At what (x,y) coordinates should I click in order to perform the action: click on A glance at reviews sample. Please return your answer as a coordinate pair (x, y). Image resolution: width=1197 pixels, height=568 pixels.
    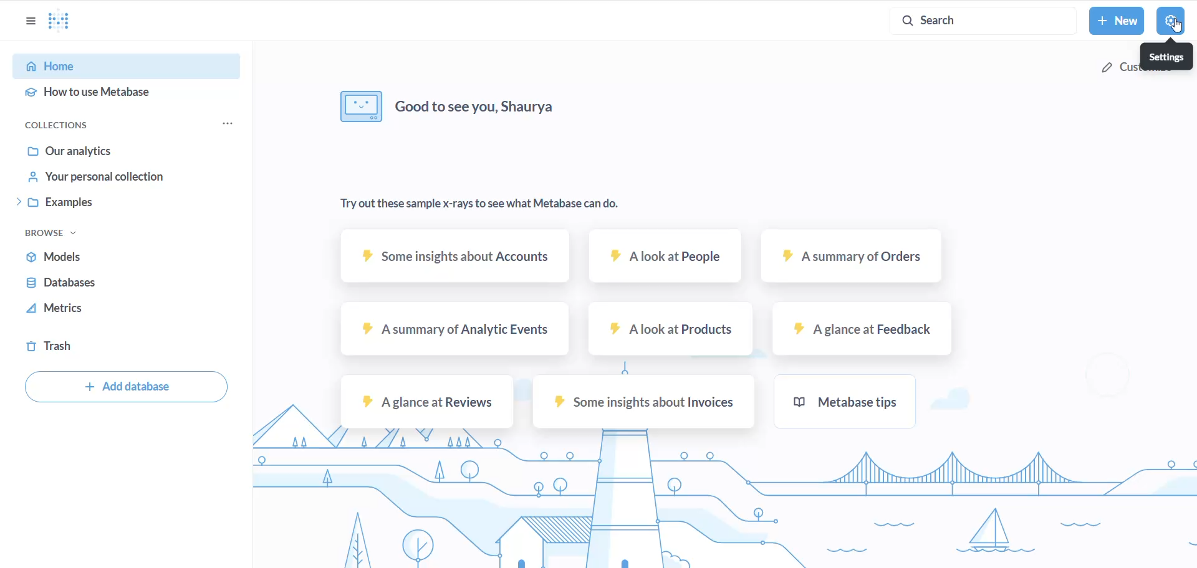
    Looking at the image, I should click on (427, 404).